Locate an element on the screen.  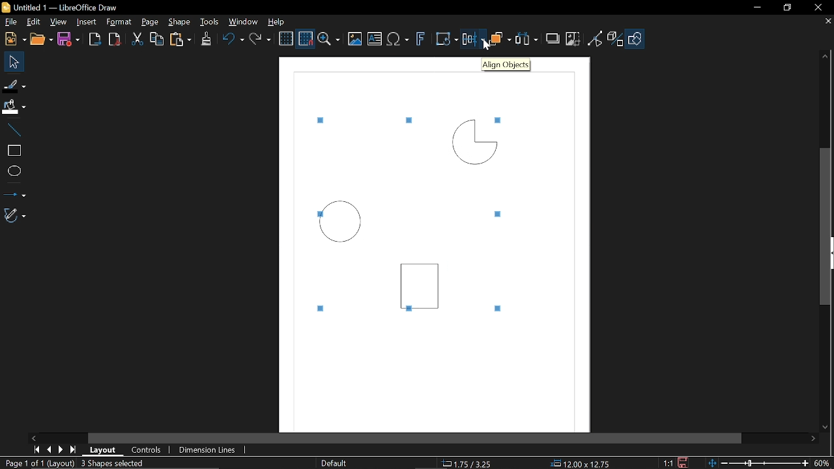
Rectangle is located at coordinates (12, 149).